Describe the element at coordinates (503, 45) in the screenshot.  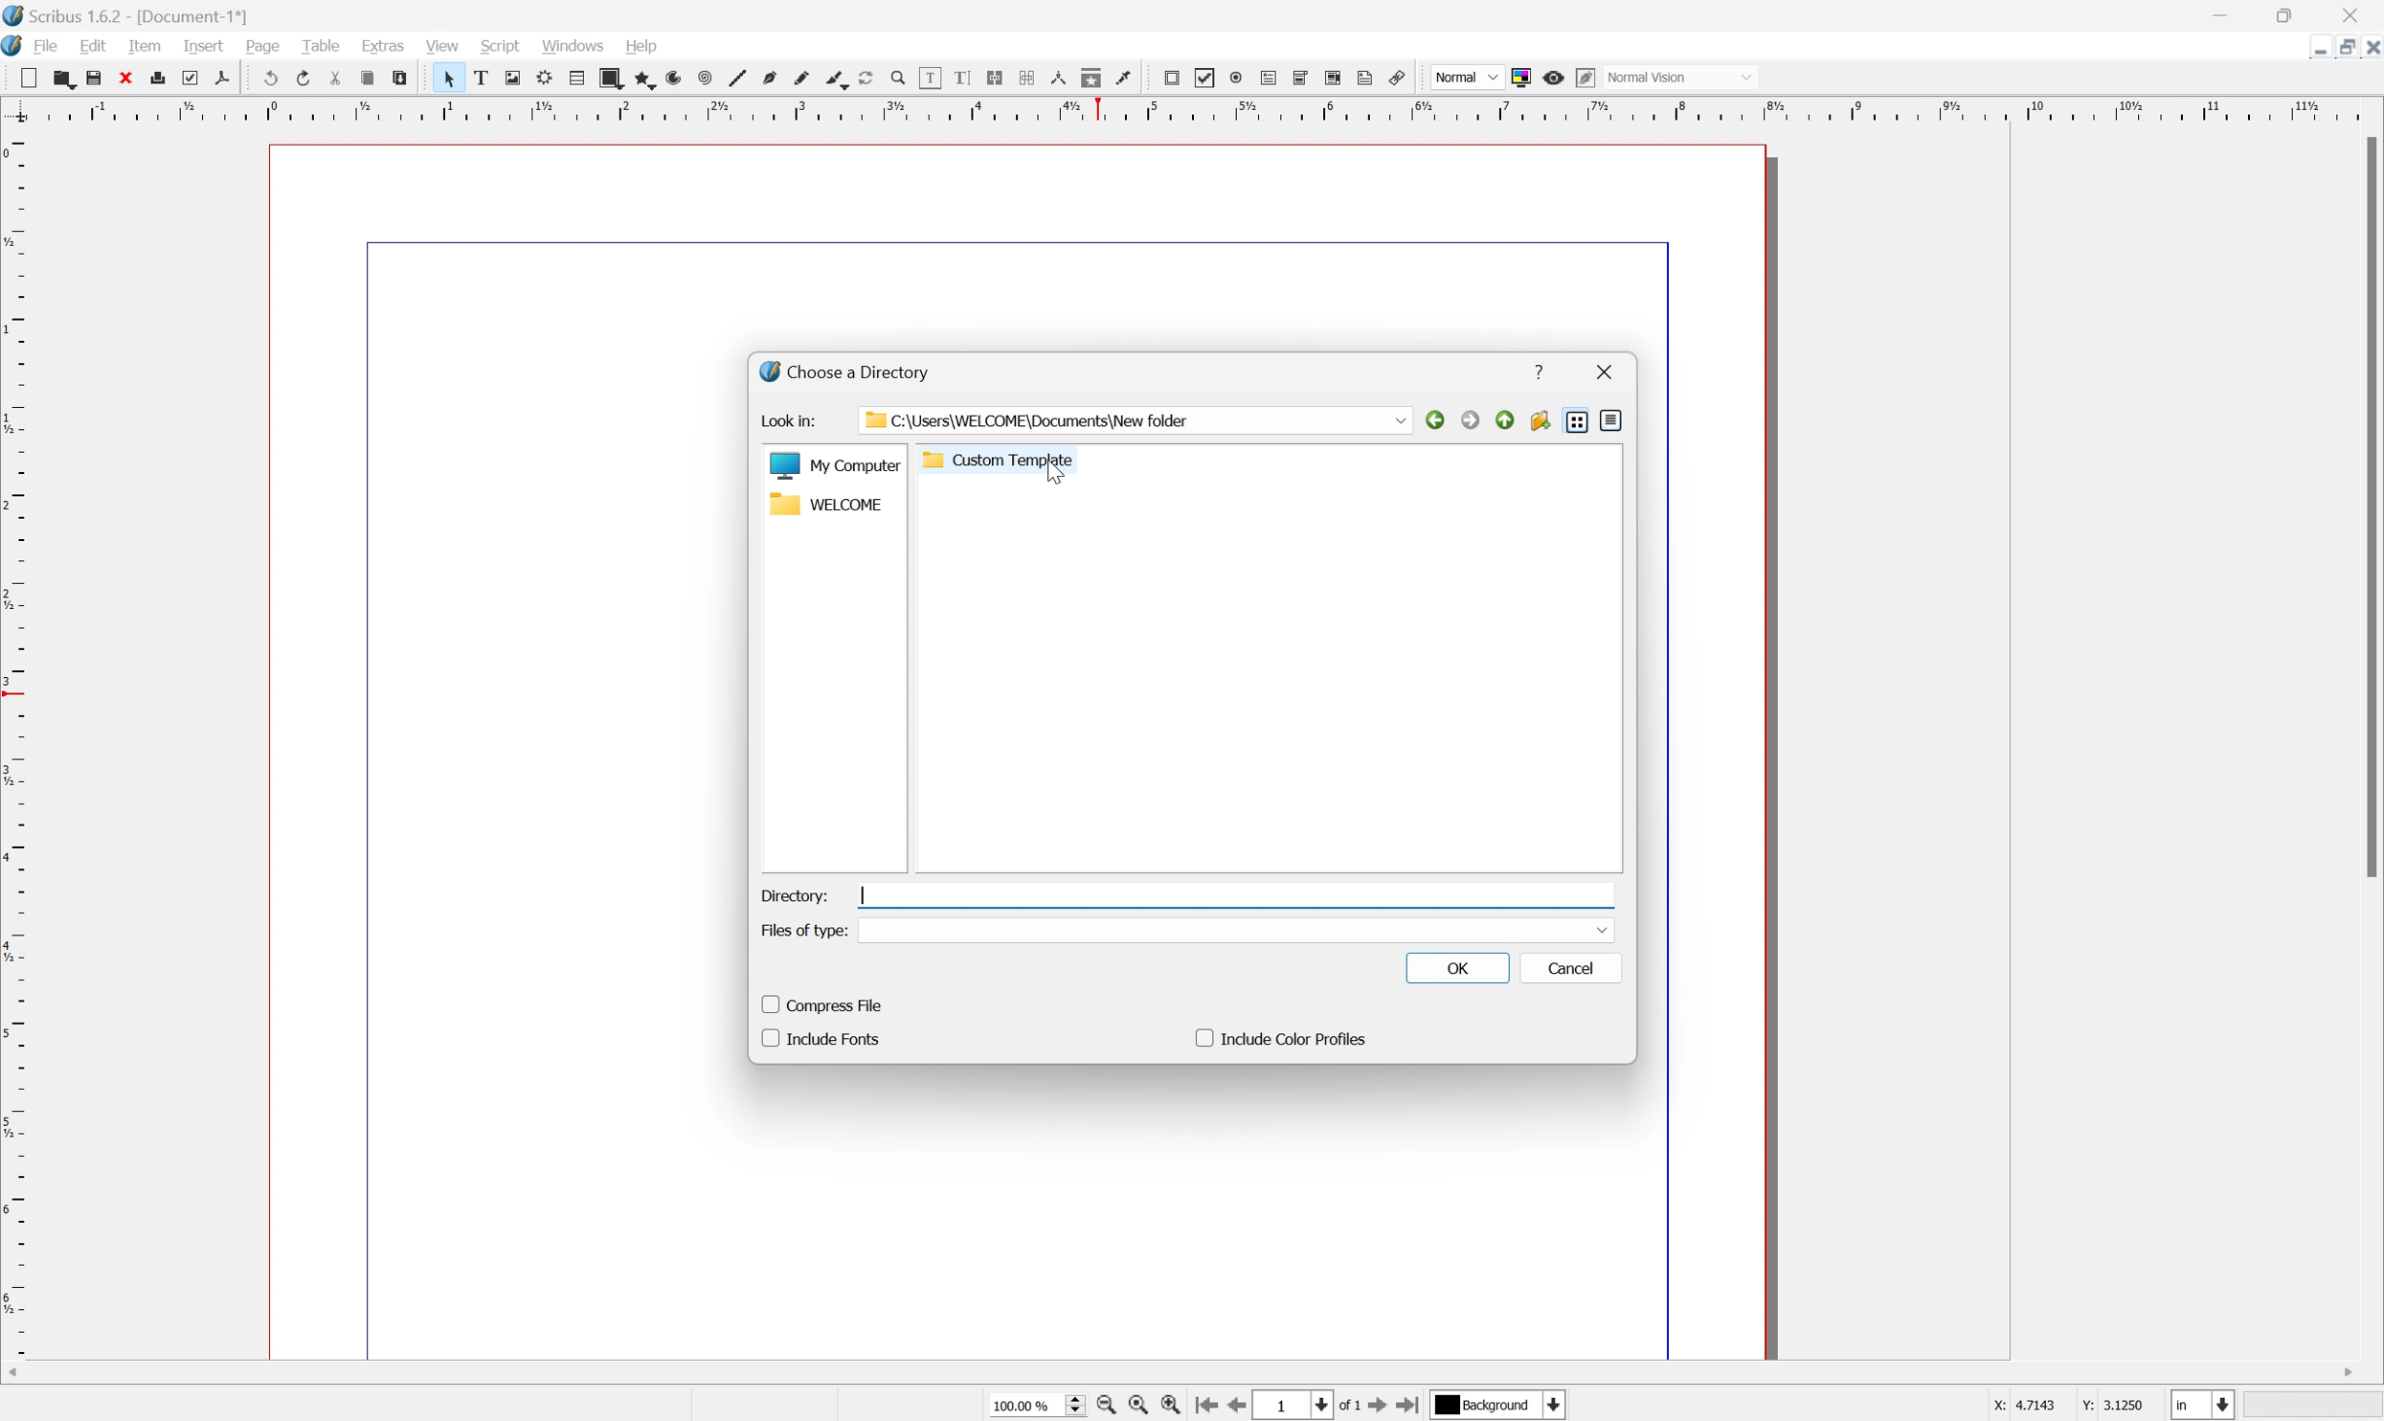
I see `script` at that location.